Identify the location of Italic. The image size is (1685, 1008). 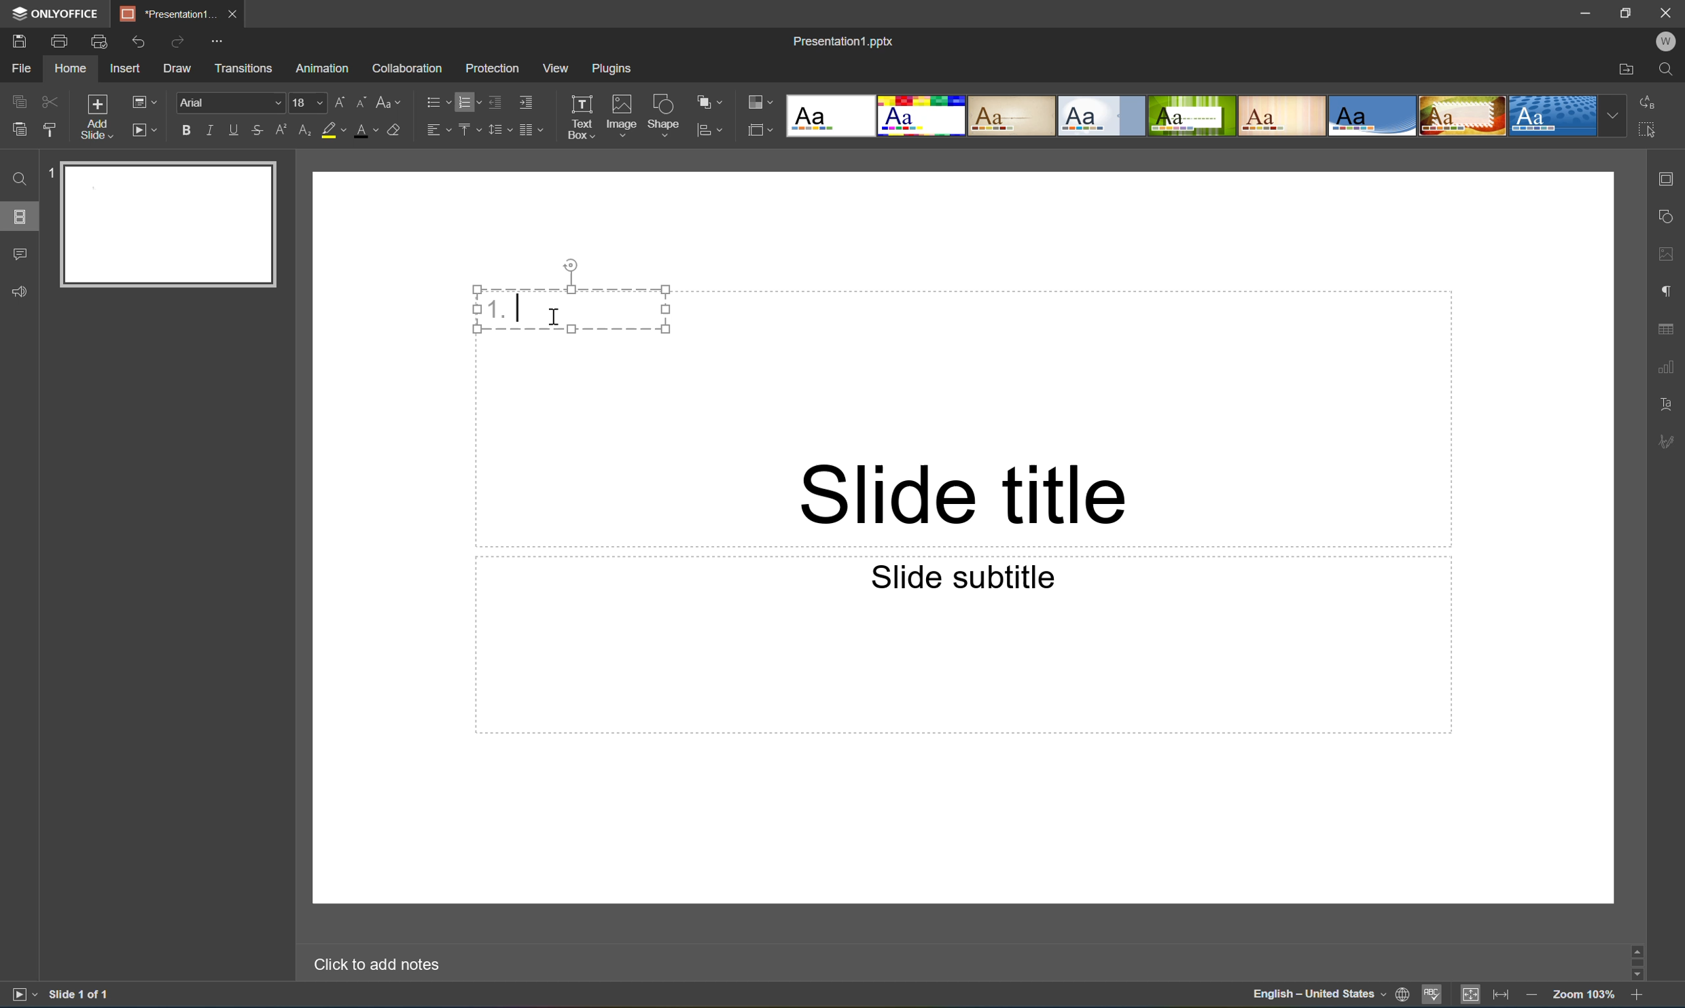
(215, 130).